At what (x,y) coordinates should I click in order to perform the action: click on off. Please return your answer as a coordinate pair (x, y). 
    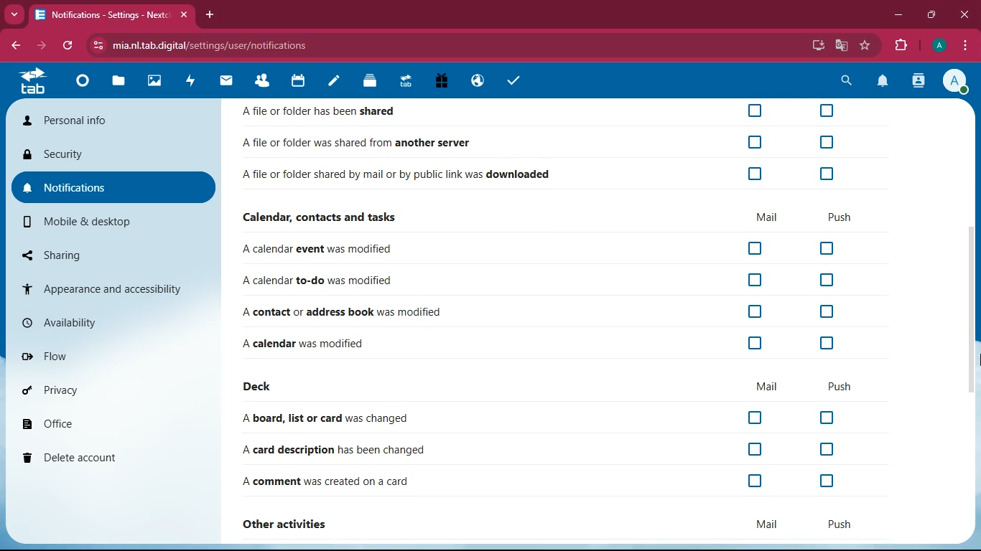
    Looking at the image, I should click on (825, 450).